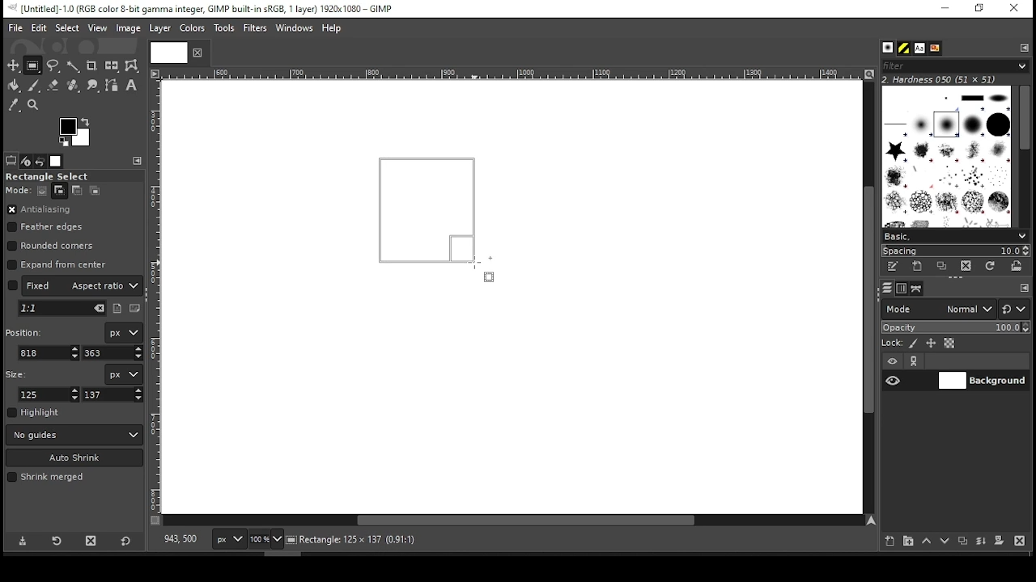  What do you see at coordinates (139, 161) in the screenshot?
I see `configure this tab` at bounding box center [139, 161].